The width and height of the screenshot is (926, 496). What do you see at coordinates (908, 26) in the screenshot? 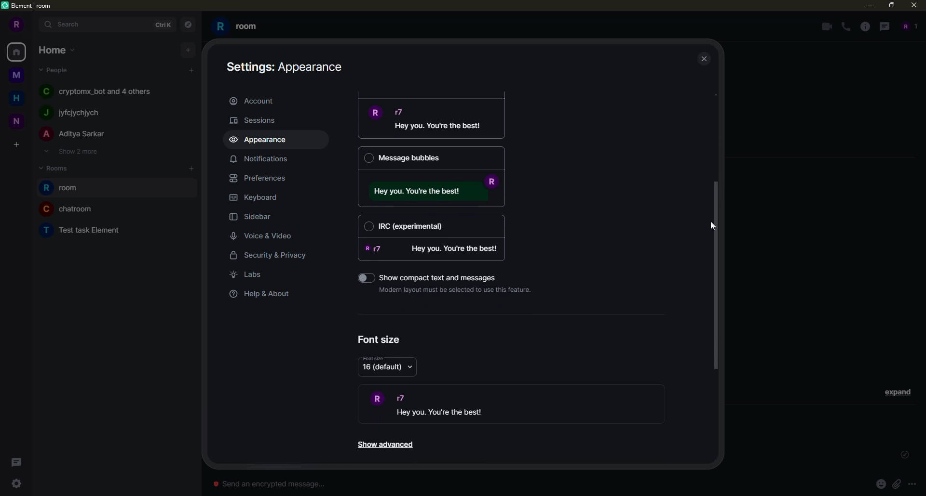
I see `people` at bounding box center [908, 26].